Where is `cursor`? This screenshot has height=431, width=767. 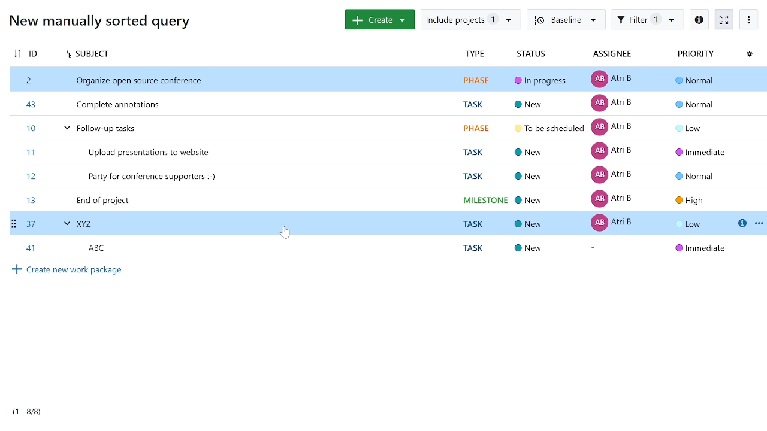 cursor is located at coordinates (284, 233).